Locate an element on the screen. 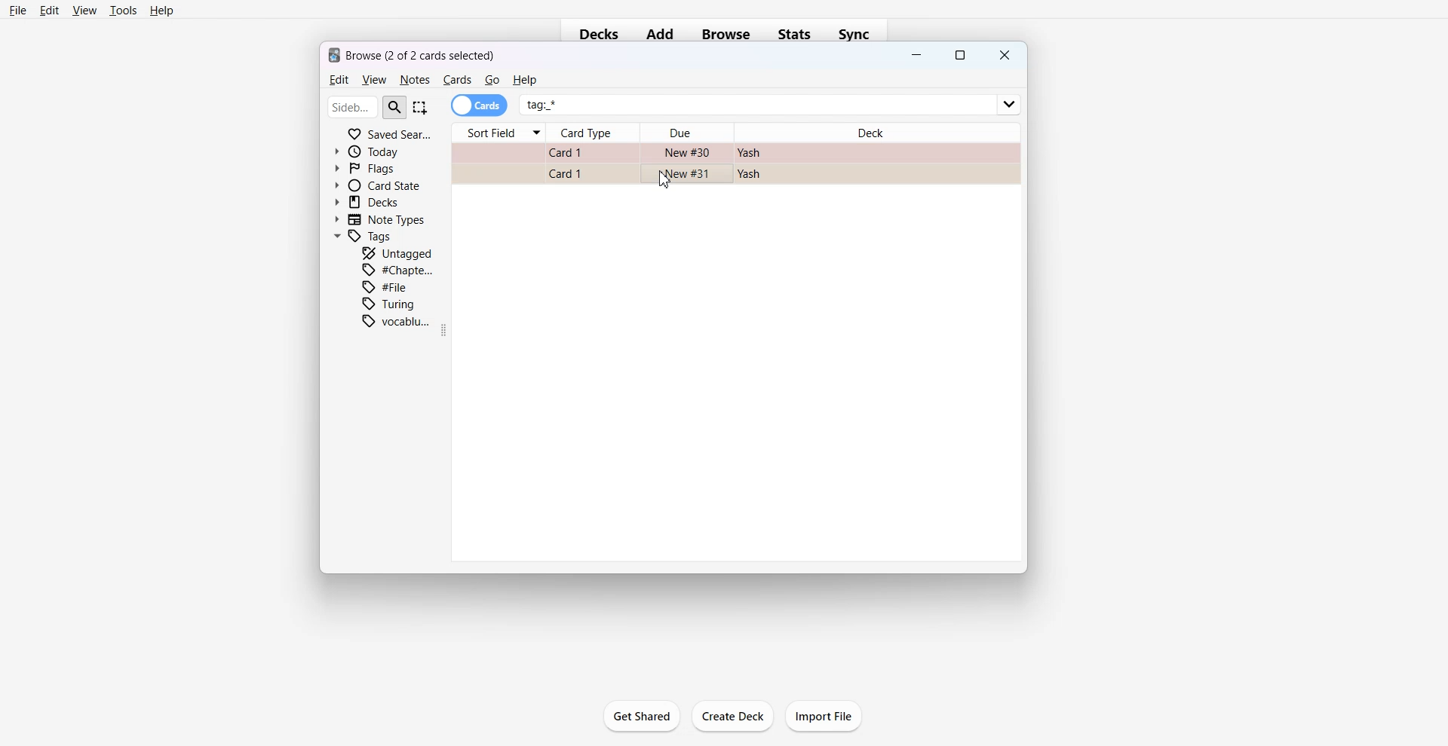  Tools is located at coordinates (123, 11).